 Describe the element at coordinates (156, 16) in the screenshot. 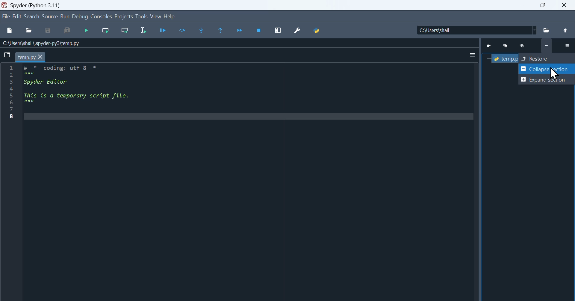

I see `View` at that location.